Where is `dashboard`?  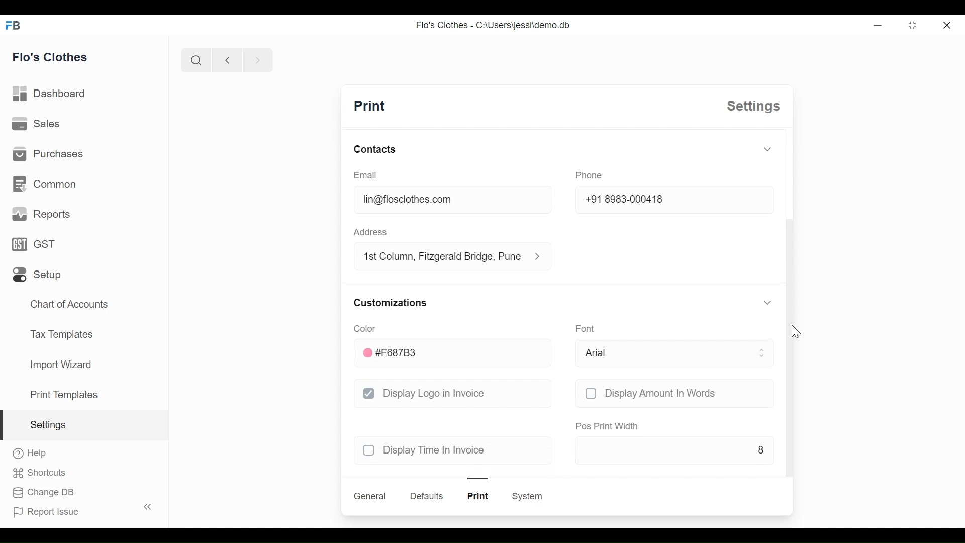 dashboard is located at coordinates (50, 94).